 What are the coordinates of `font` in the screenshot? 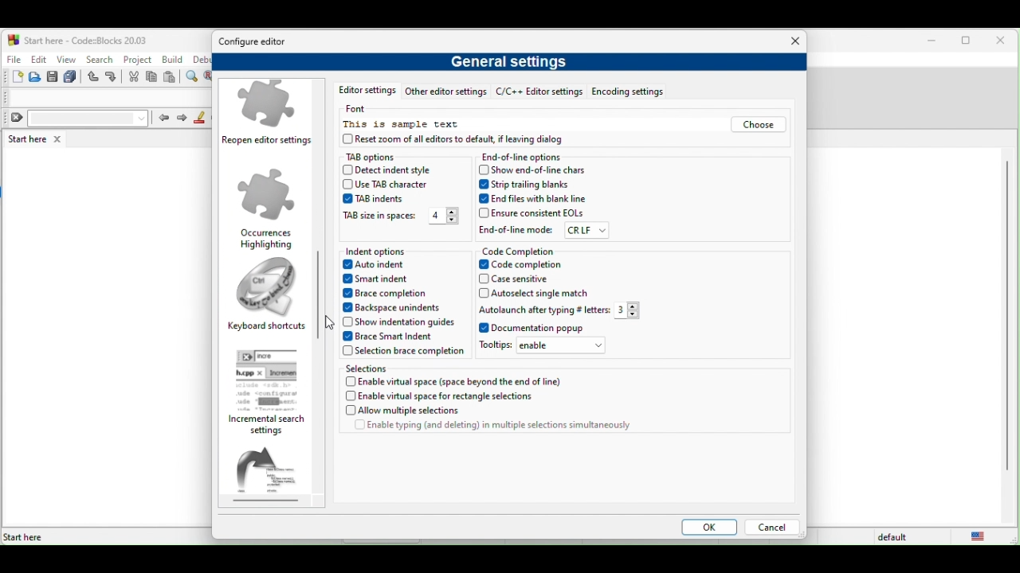 It's located at (362, 109).